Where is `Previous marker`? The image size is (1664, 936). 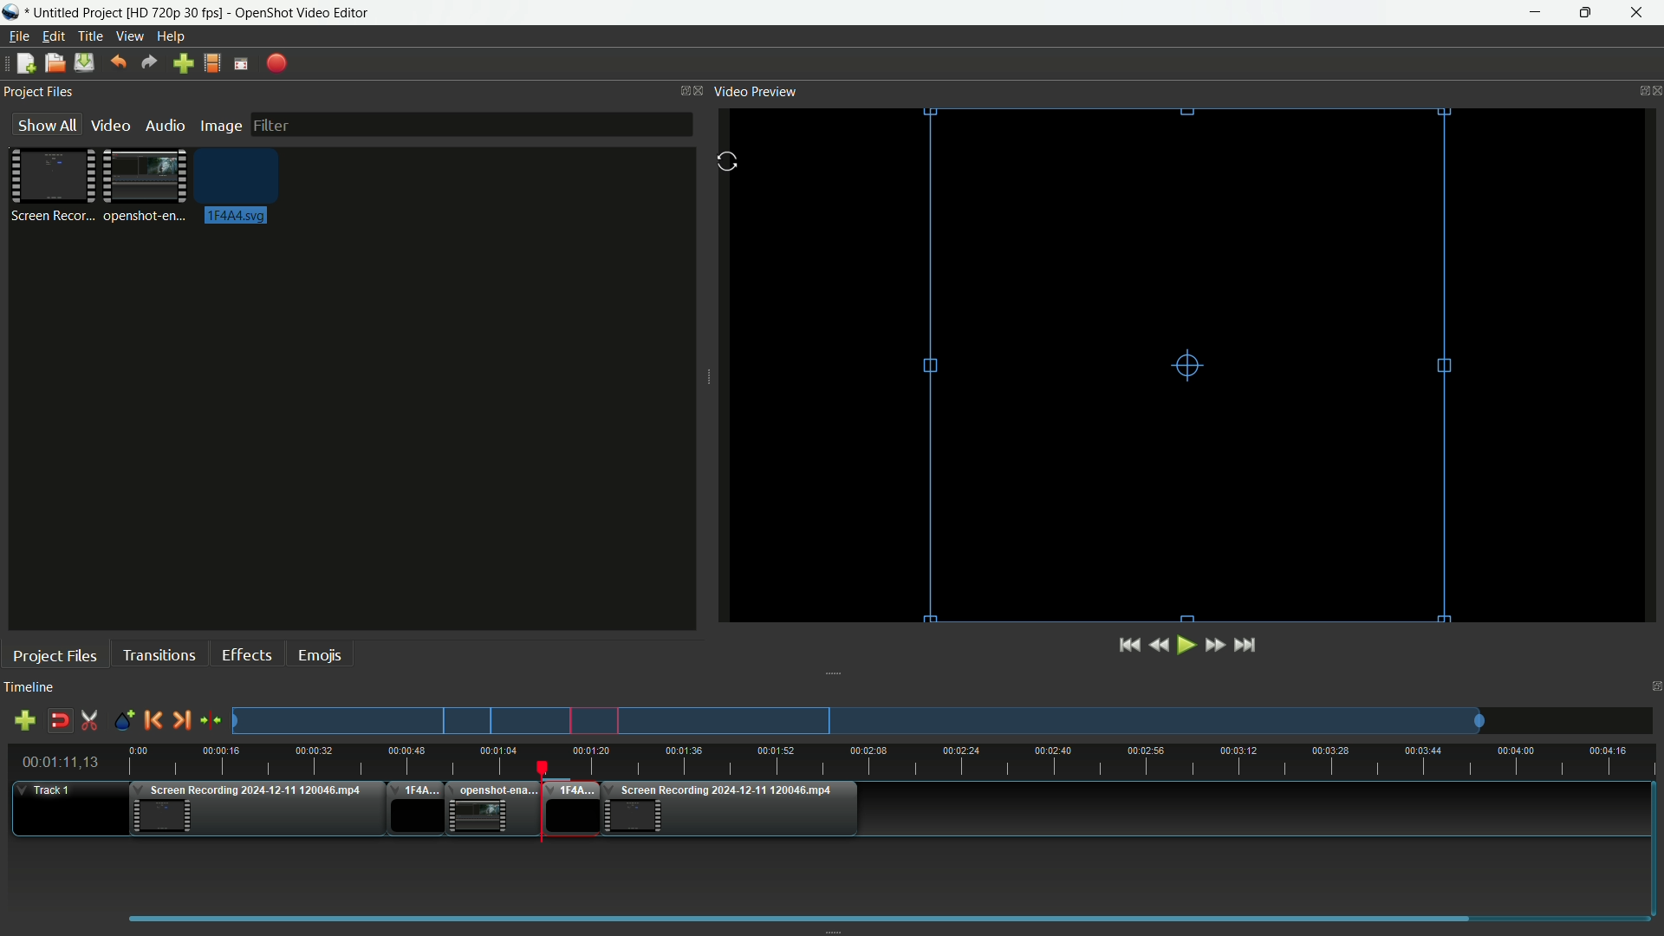 Previous marker is located at coordinates (153, 720).